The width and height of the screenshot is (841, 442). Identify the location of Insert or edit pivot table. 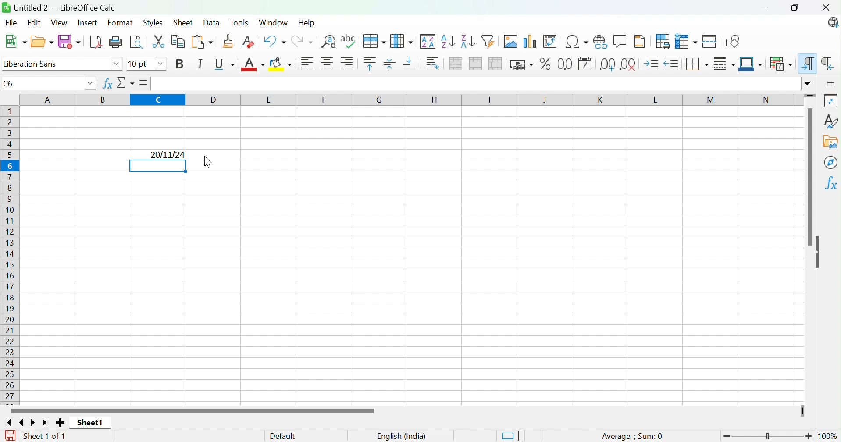
(550, 41).